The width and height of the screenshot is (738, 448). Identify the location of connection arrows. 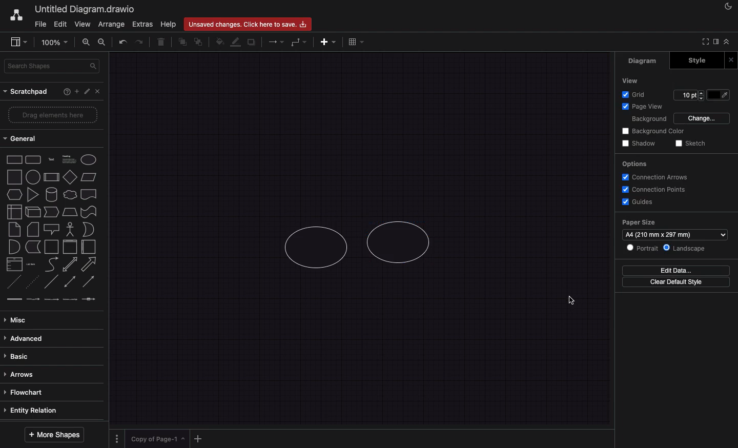
(654, 177).